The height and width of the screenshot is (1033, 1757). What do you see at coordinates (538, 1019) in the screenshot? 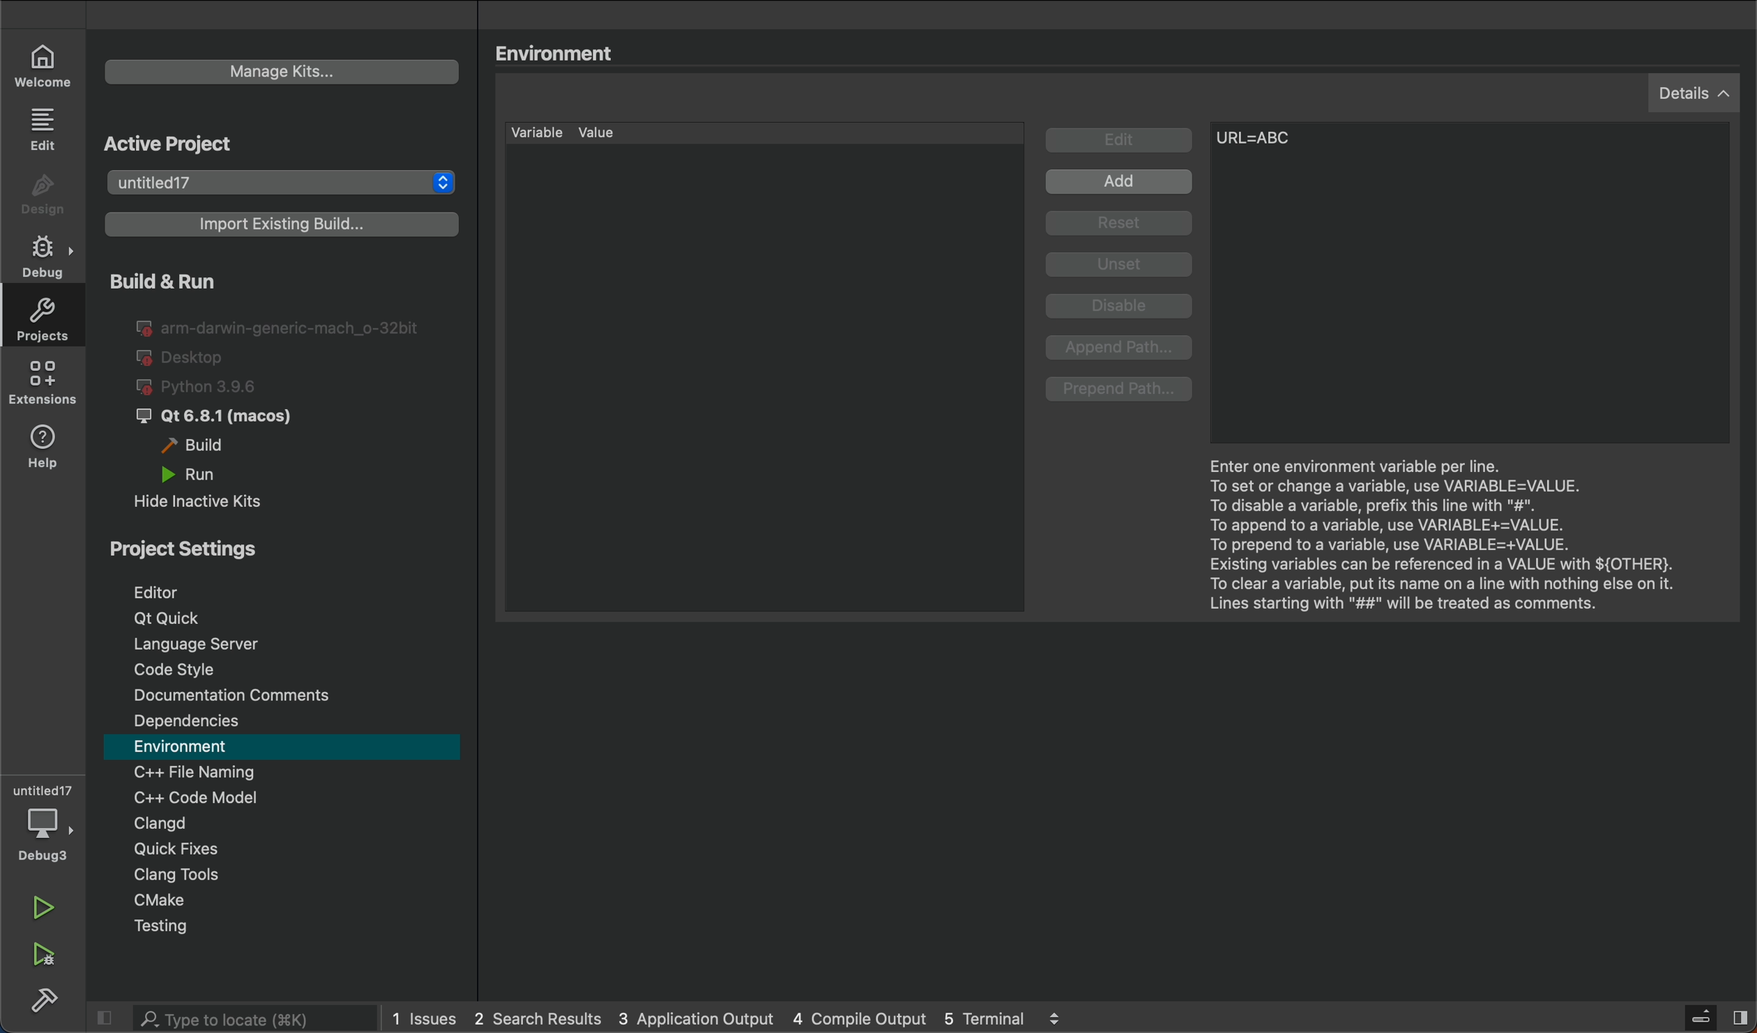
I see `2 search results` at bounding box center [538, 1019].